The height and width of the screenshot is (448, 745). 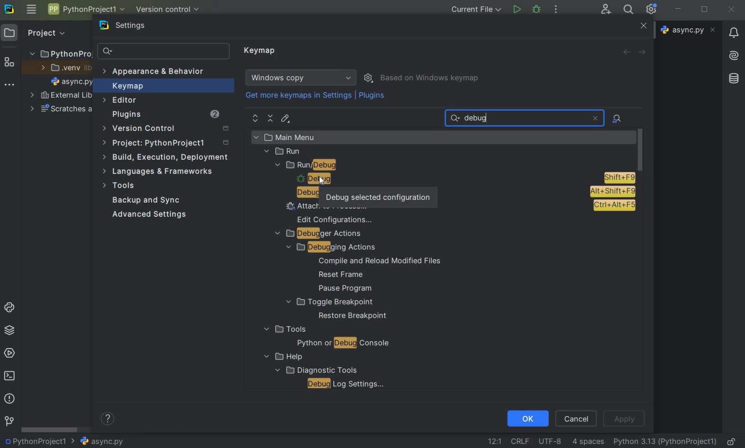 I want to click on advanced settings, so click(x=147, y=214).